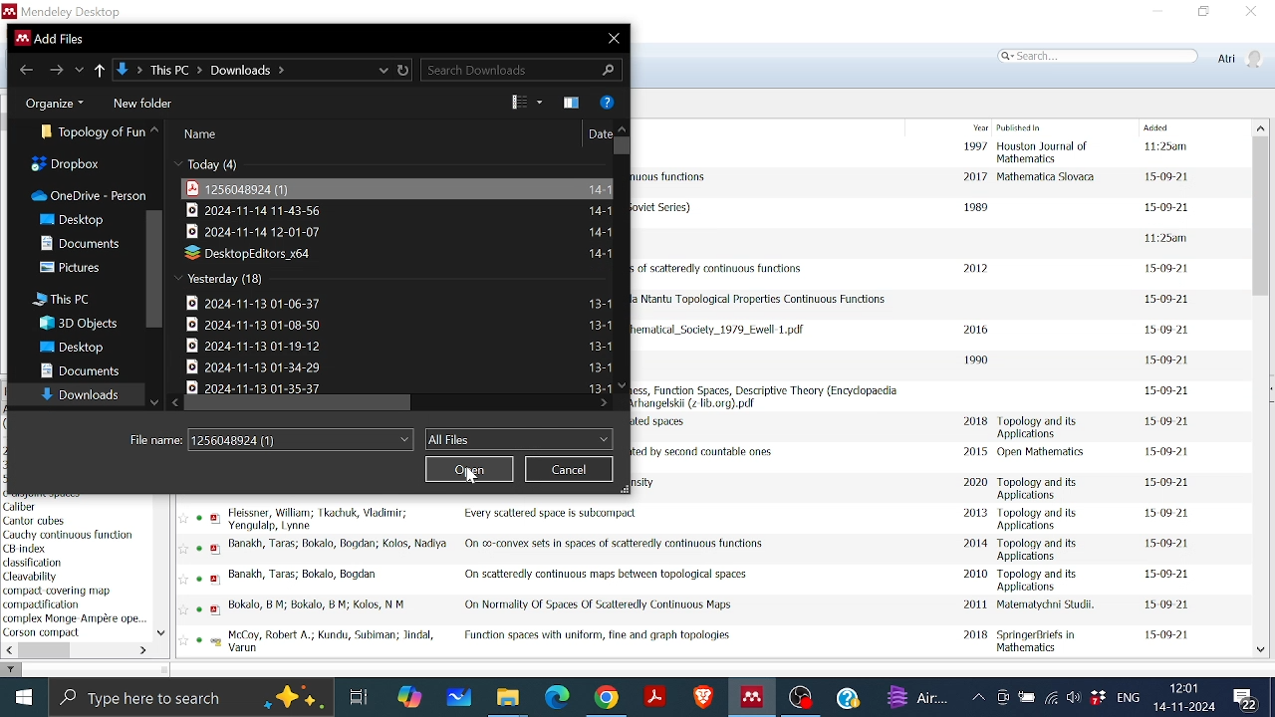 The image size is (1275, 717). I want to click on File Name, so click(155, 439).